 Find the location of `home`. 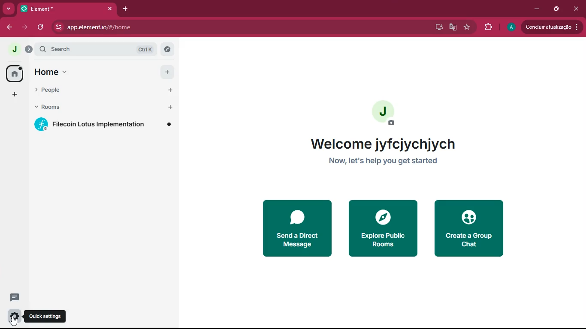

home is located at coordinates (59, 72).